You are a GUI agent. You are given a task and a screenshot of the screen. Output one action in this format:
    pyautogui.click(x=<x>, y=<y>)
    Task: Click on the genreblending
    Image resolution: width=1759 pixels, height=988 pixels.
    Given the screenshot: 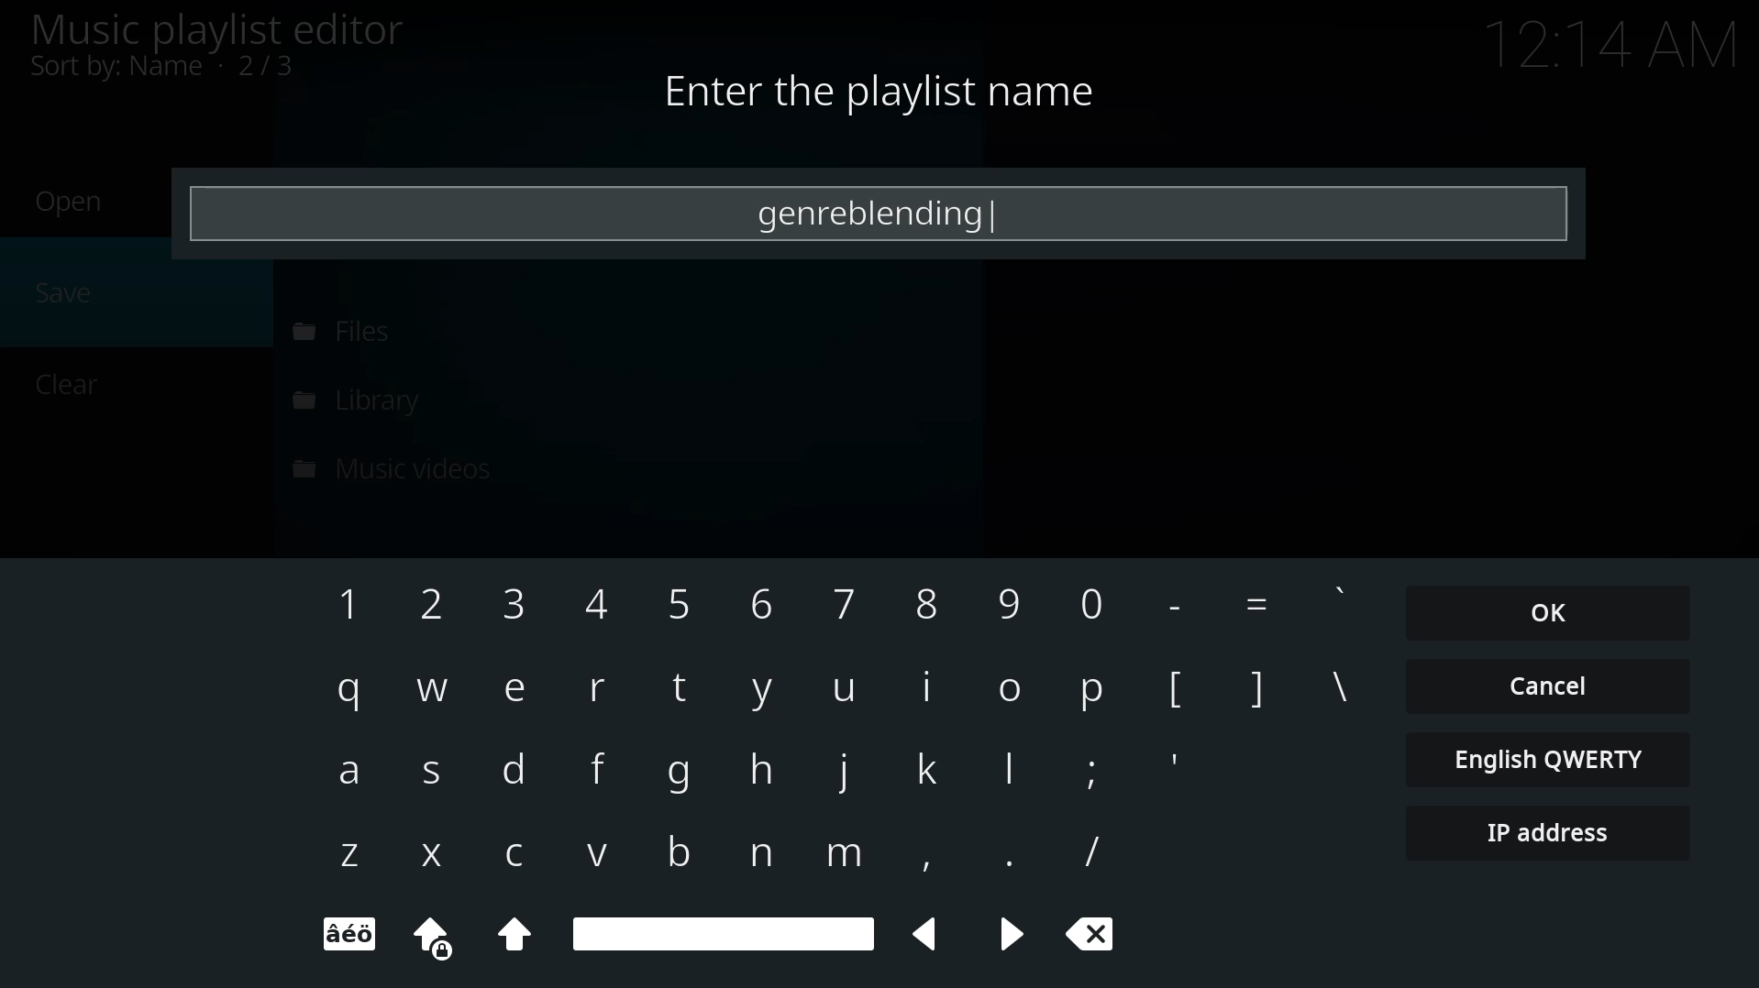 What is the action you would take?
    pyautogui.click(x=868, y=213)
    